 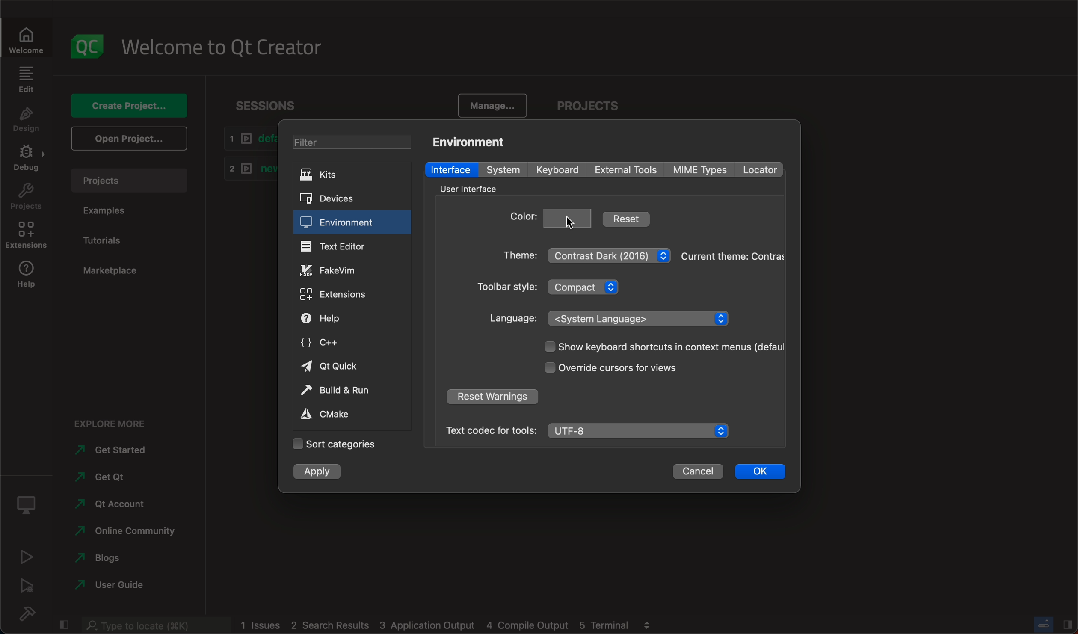 I want to click on color, so click(x=522, y=219).